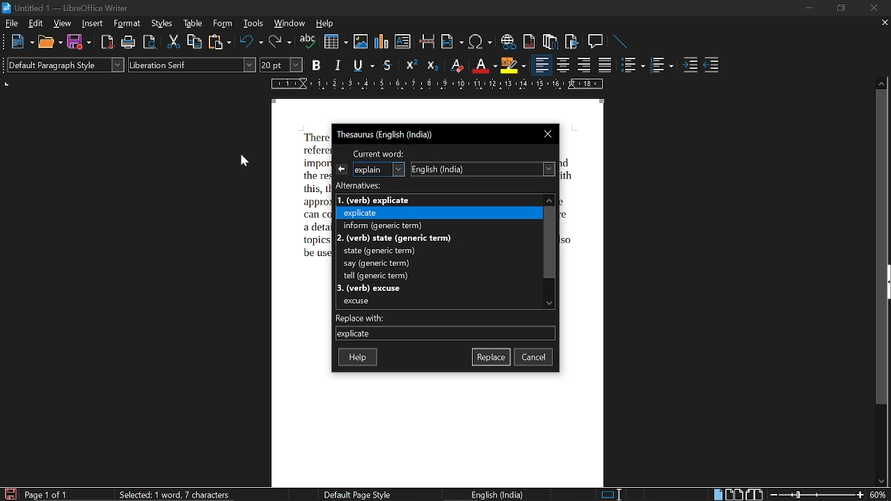 This screenshot has width=891, height=501. Describe the element at coordinates (734, 495) in the screenshot. I see `multiple page view` at that location.